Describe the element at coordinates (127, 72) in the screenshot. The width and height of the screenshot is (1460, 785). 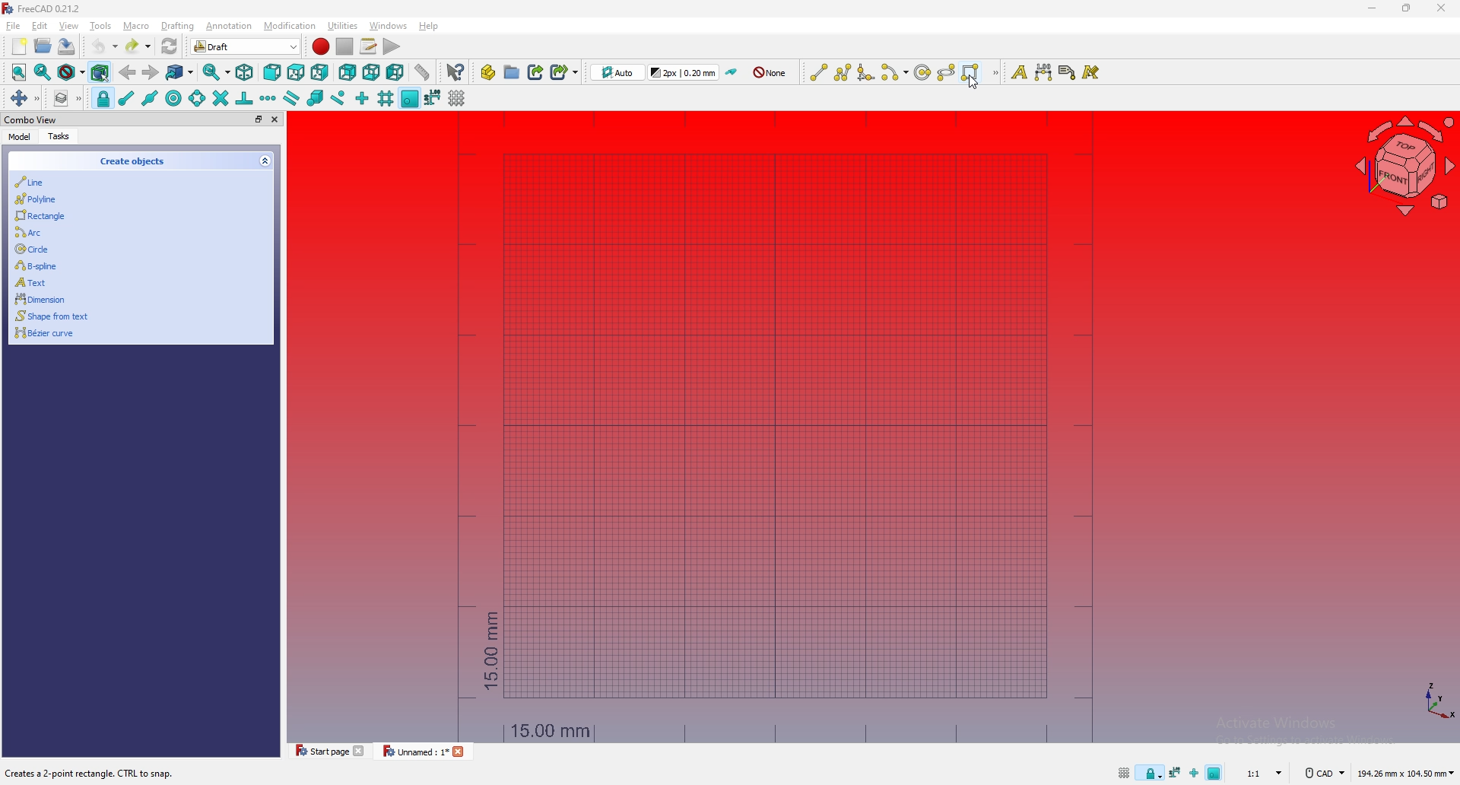
I see `back` at that location.